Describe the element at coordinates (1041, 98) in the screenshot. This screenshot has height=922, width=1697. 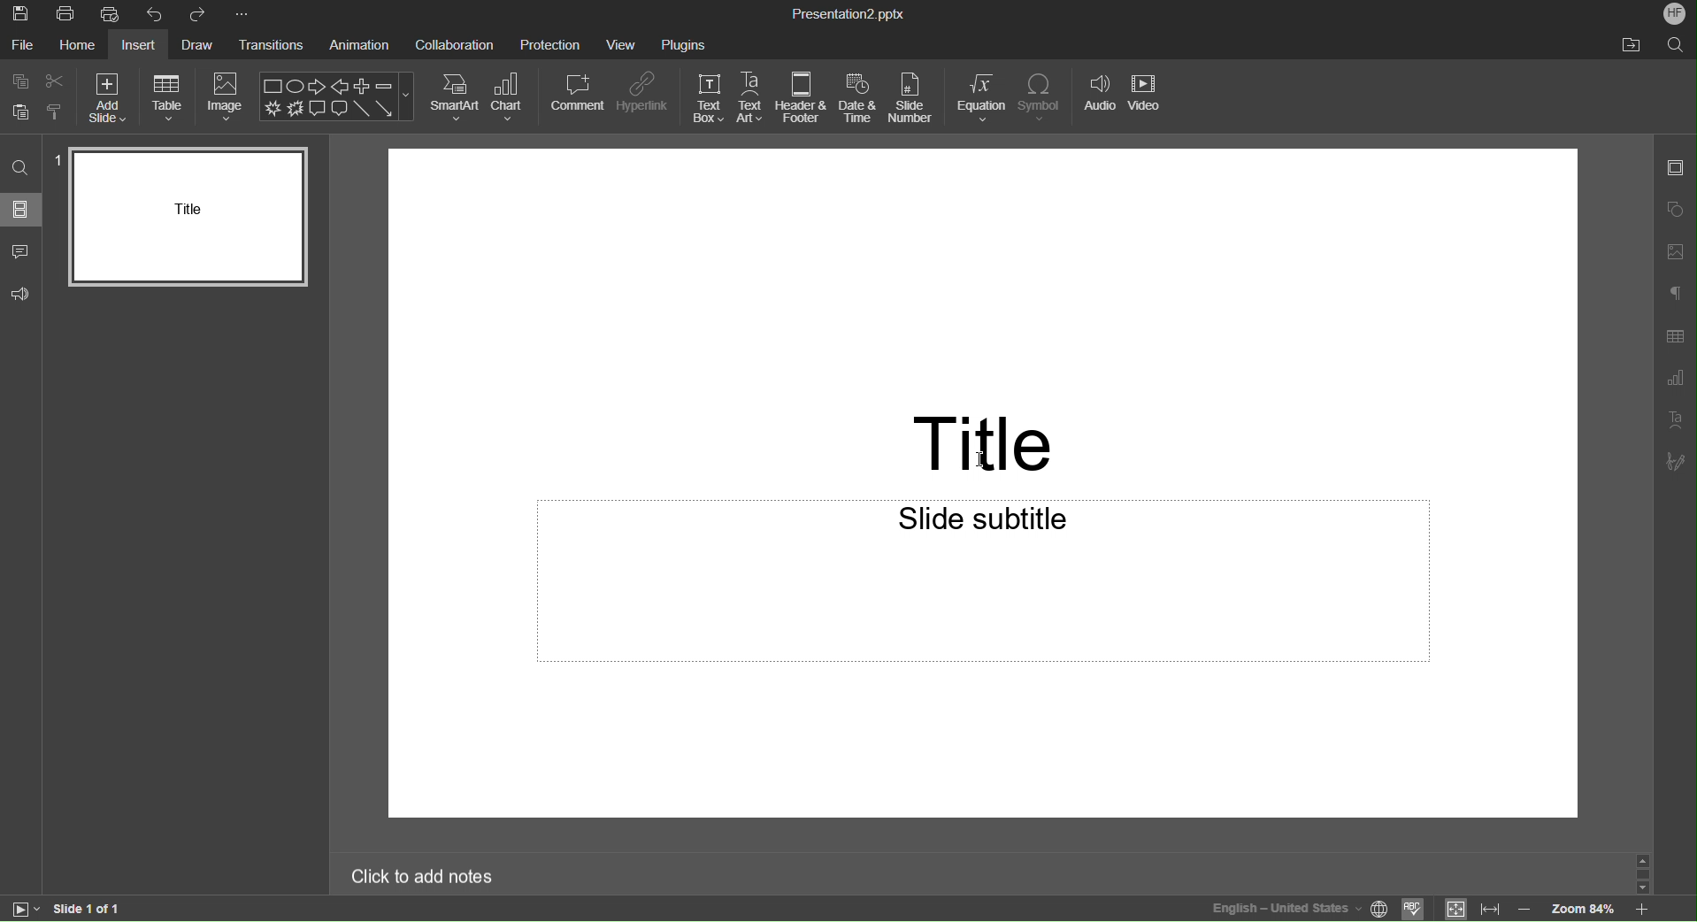
I see `Symbol` at that location.